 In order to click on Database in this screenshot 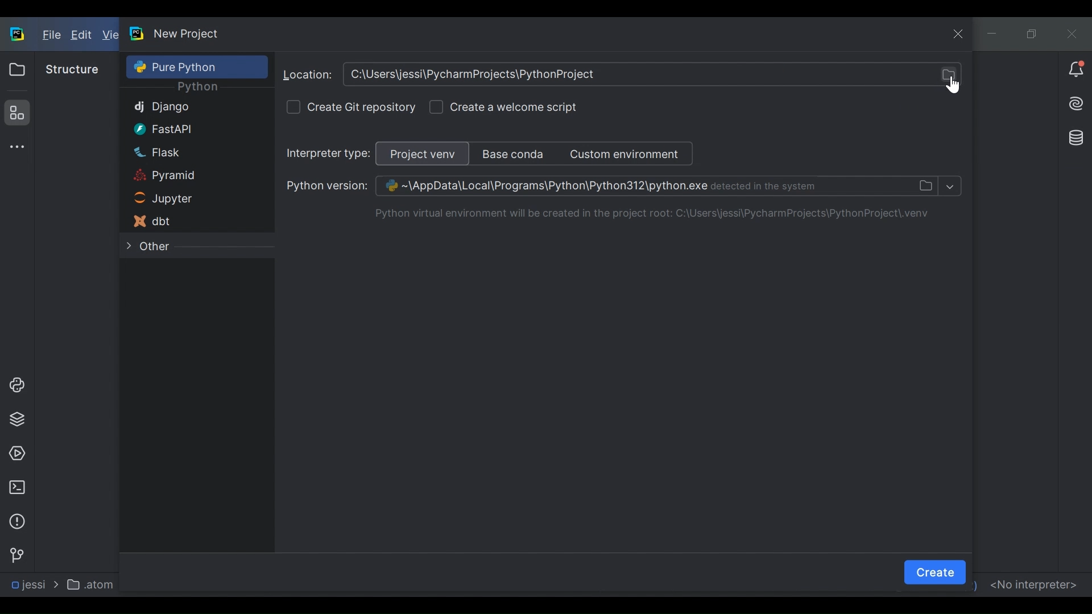, I will do `click(1073, 136)`.